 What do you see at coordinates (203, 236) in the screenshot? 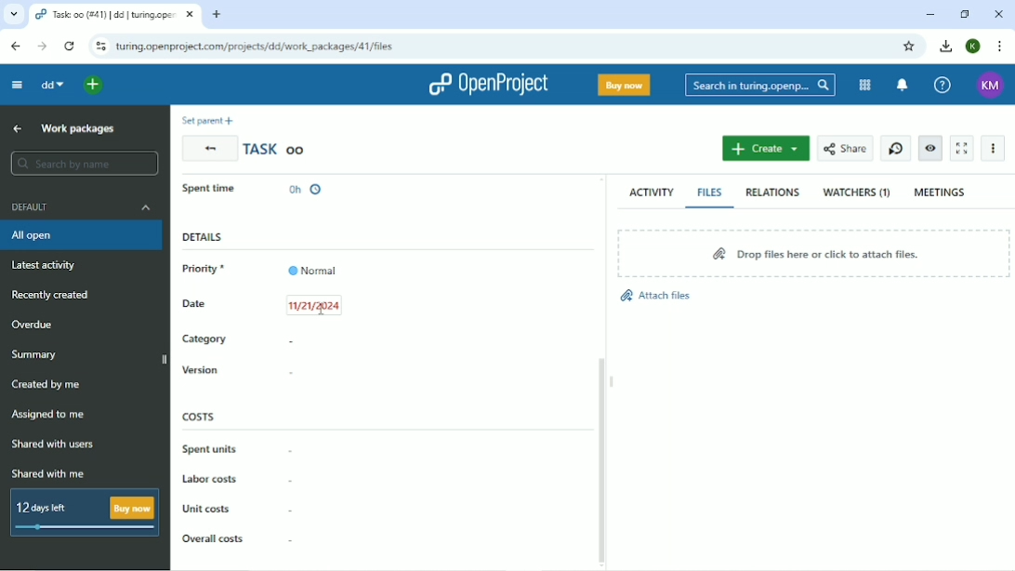
I see `Details` at bounding box center [203, 236].